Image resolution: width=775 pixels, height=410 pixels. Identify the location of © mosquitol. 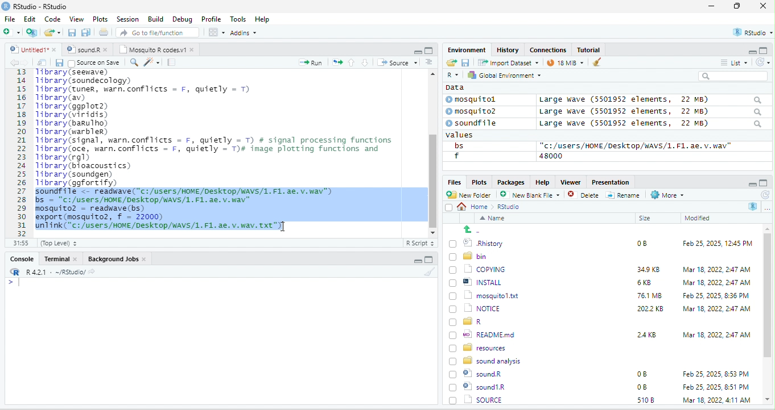
(479, 99).